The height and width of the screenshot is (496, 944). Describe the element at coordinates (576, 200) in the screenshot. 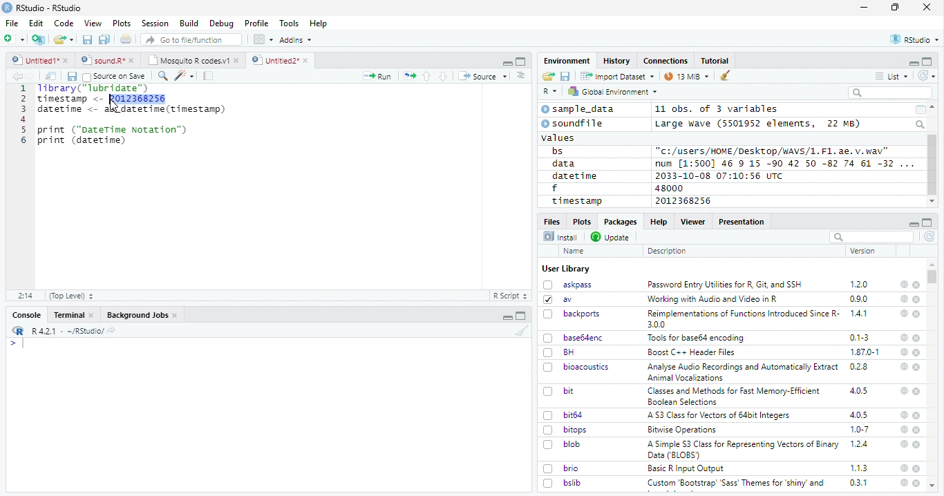

I see `timestamp` at that location.